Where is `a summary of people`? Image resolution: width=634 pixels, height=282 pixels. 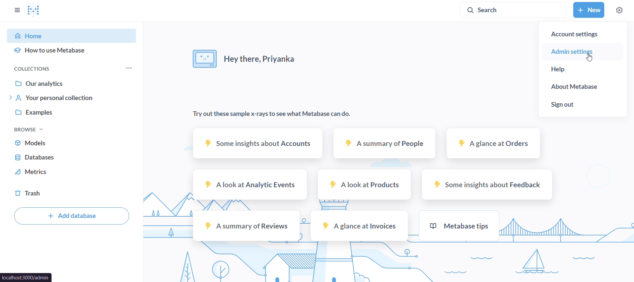 a summary of people is located at coordinates (384, 143).